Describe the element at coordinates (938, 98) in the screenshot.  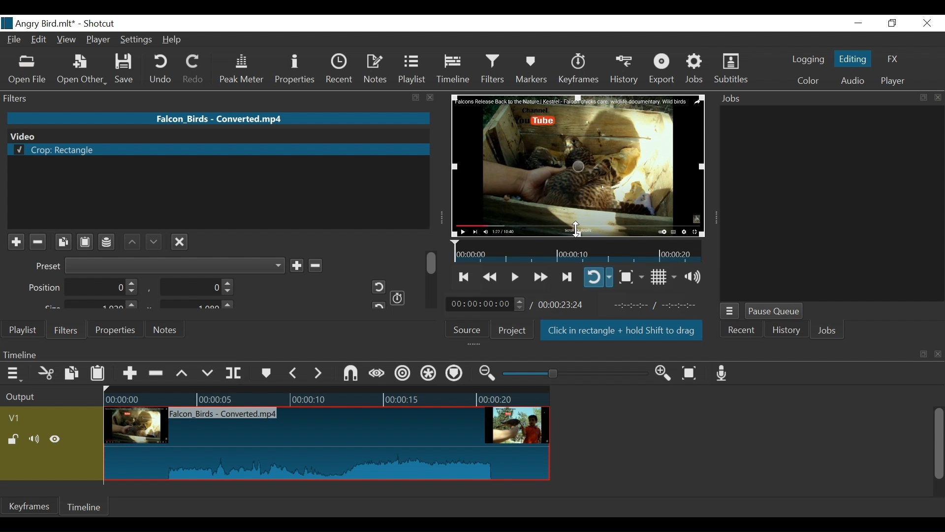
I see `close` at that location.